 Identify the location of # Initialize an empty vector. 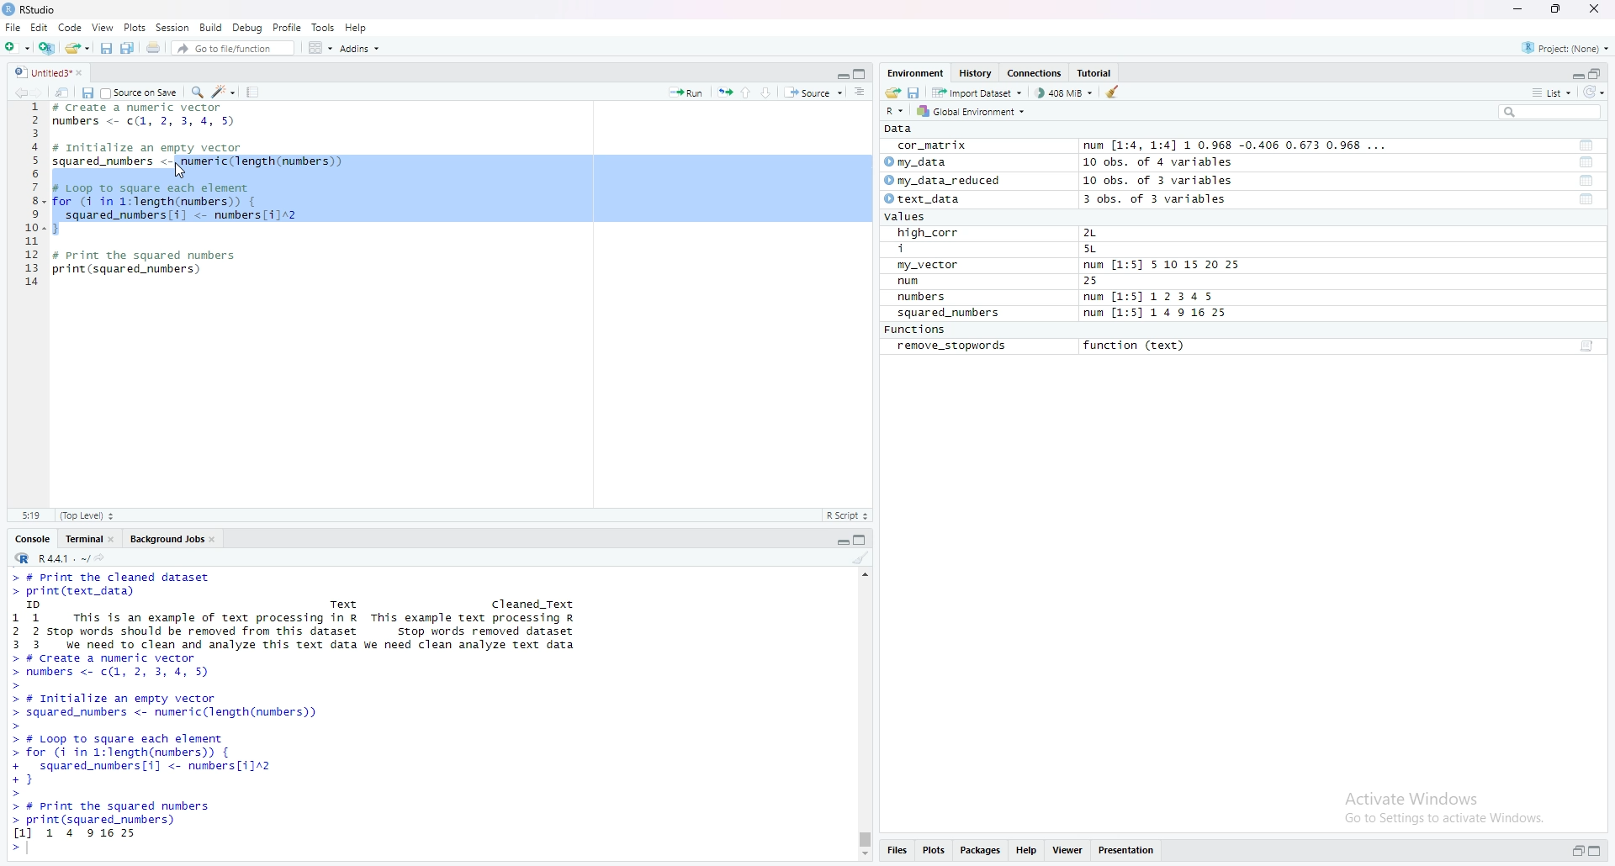
(152, 148).